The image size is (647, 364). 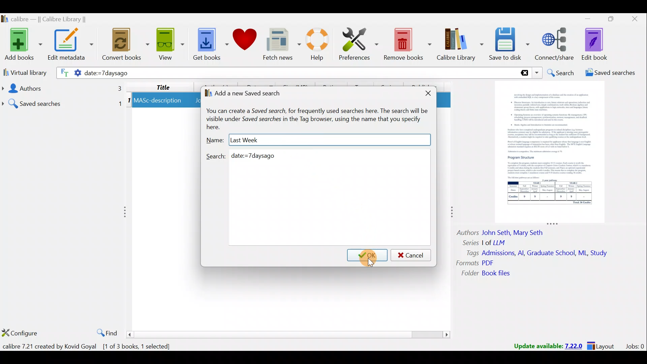 What do you see at coordinates (505, 232) in the screenshot?
I see `Authors John Seth, Mary Seth` at bounding box center [505, 232].